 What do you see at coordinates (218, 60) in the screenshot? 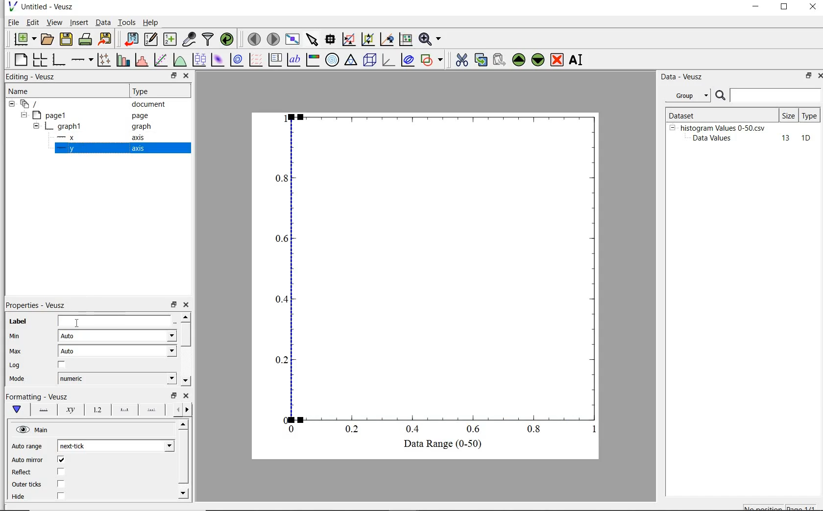
I see `plot 2d dataset as an image` at bounding box center [218, 60].